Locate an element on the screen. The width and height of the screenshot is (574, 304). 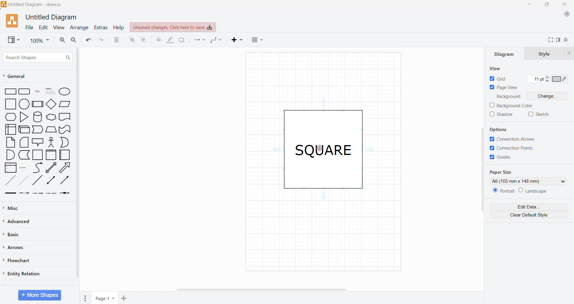
Fullscreen is located at coordinates (550, 40).